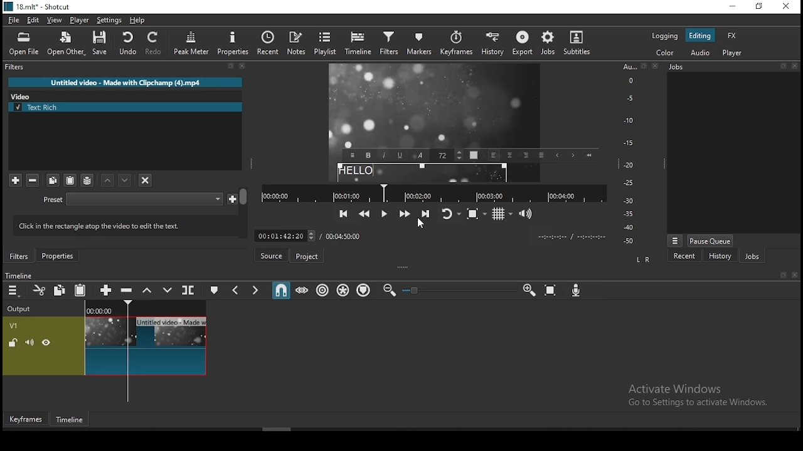 Image resolution: width=803 pixels, height=451 pixels. What do you see at coordinates (109, 180) in the screenshot?
I see `move filter down` at bounding box center [109, 180].